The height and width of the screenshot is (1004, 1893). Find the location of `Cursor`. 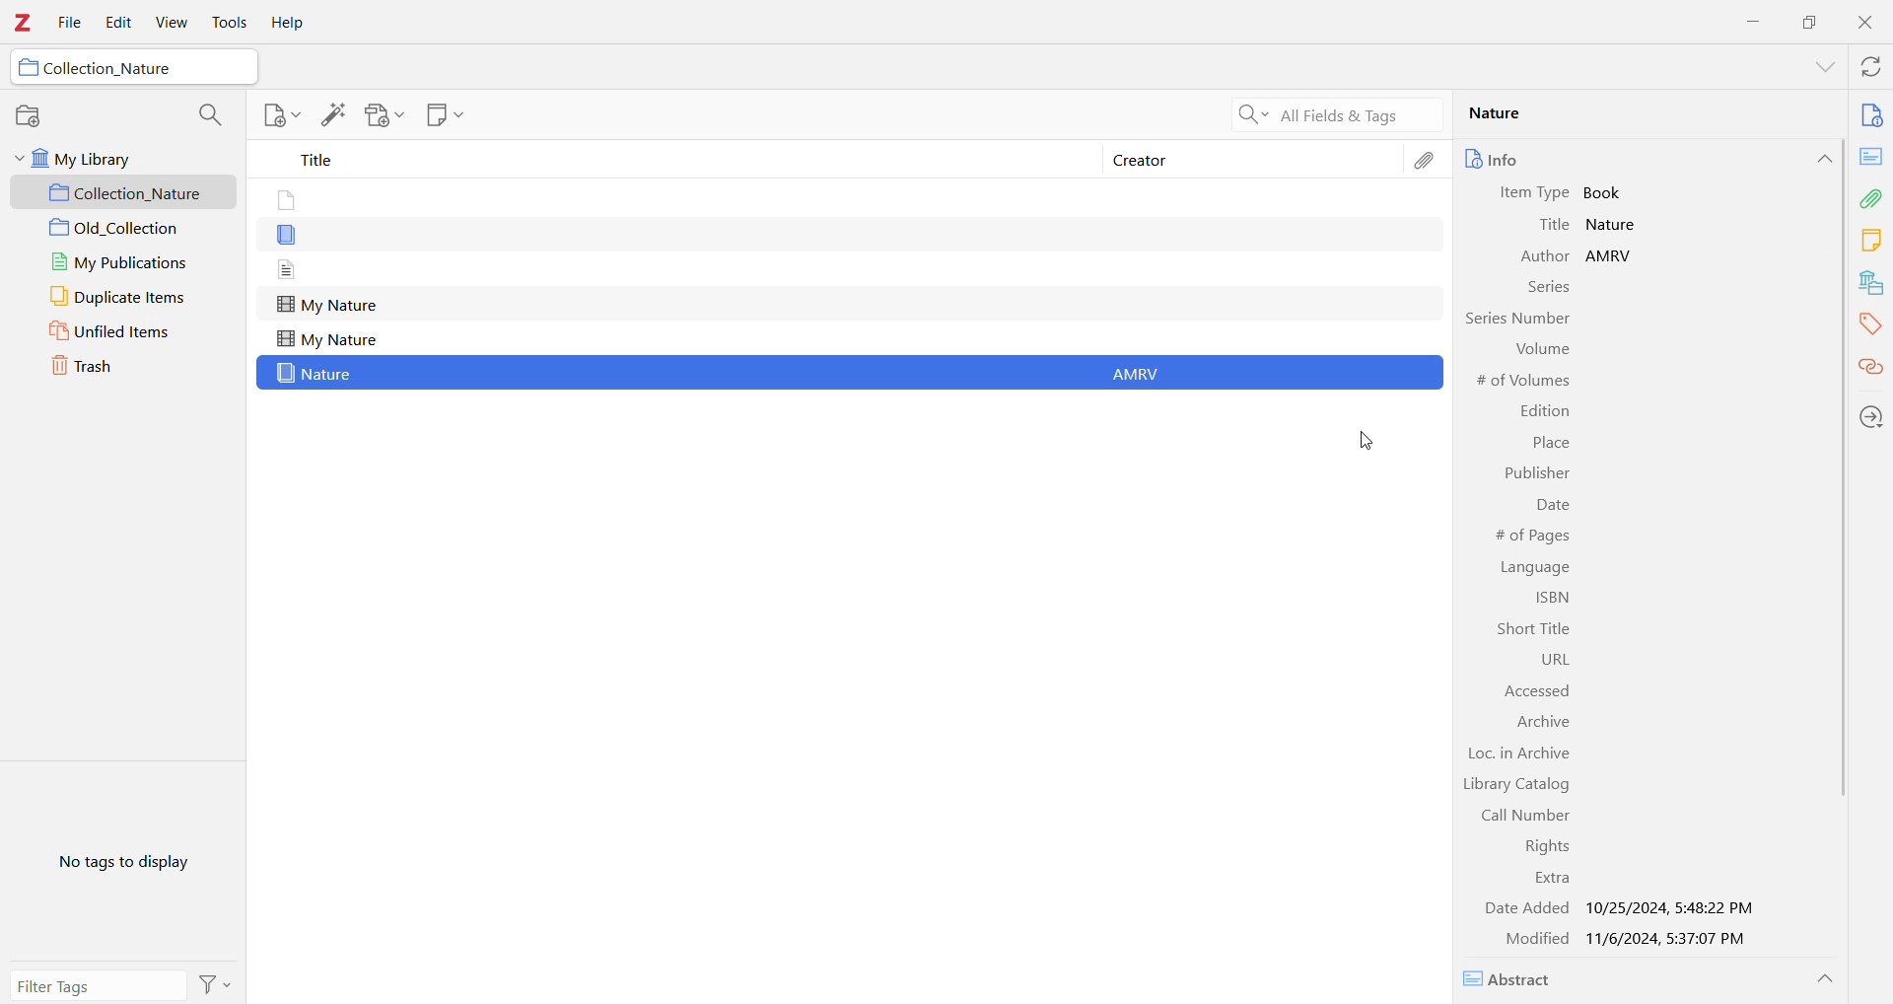

Cursor is located at coordinates (1371, 443).